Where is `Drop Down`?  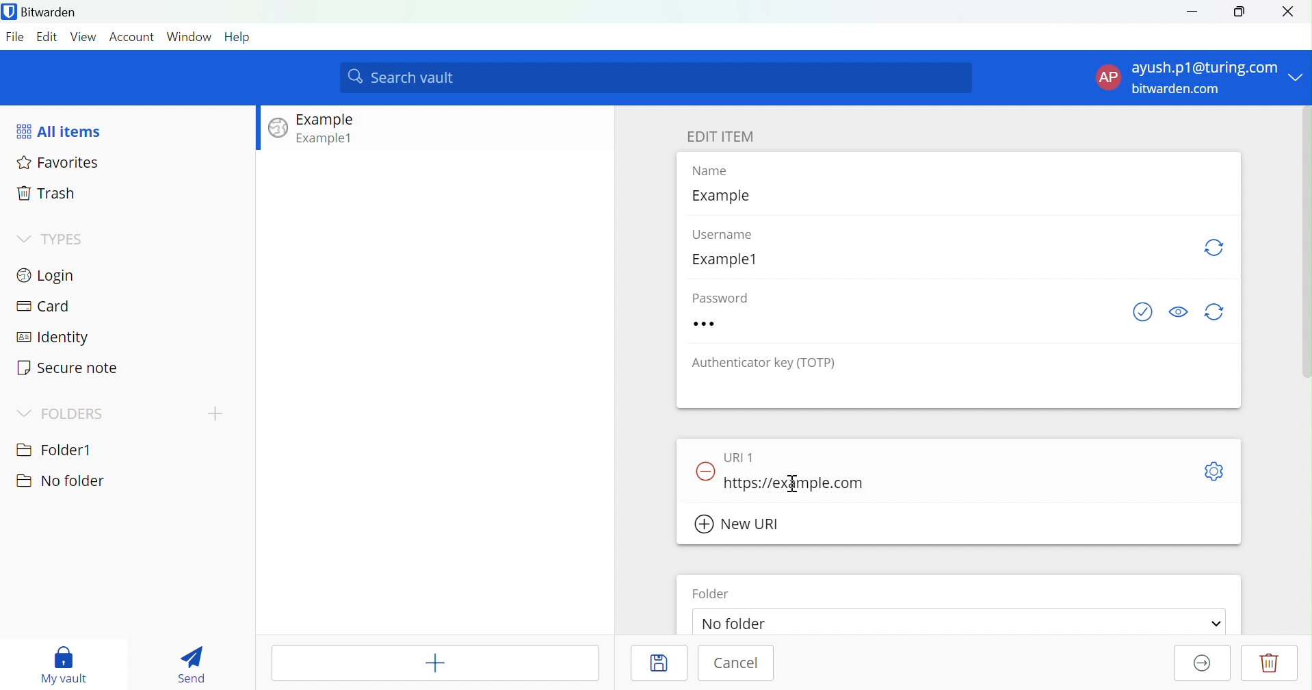
Drop Down is located at coordinates (1216, 624).